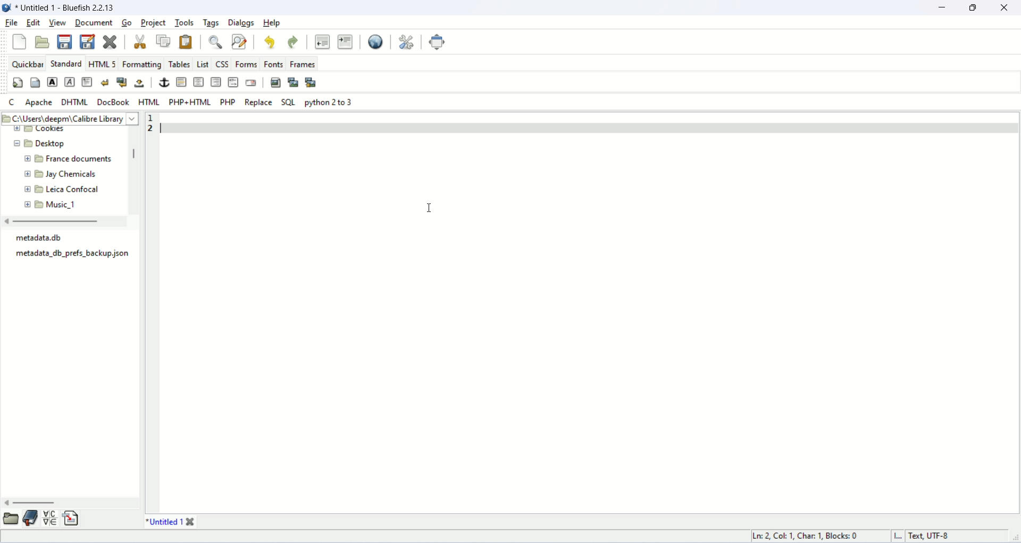  Describe the element at coordinates (53, 81) in the screenshot. I see `strong` at that location.